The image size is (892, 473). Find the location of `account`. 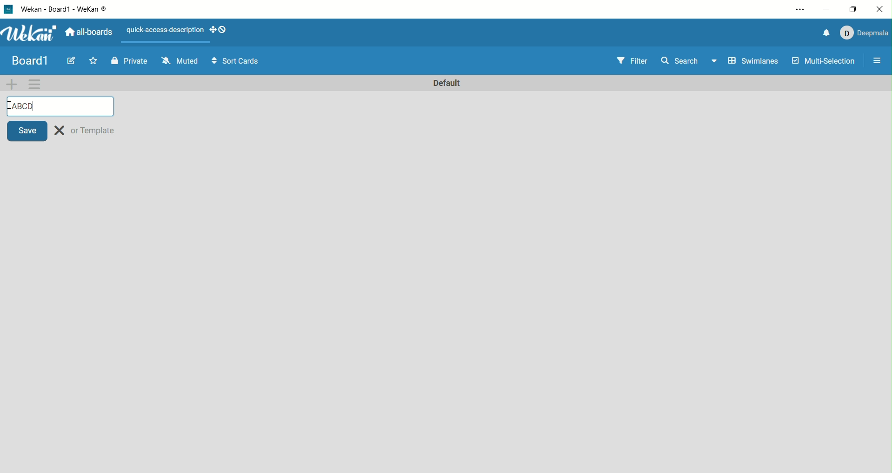

account is located at coordinates (866, 33).